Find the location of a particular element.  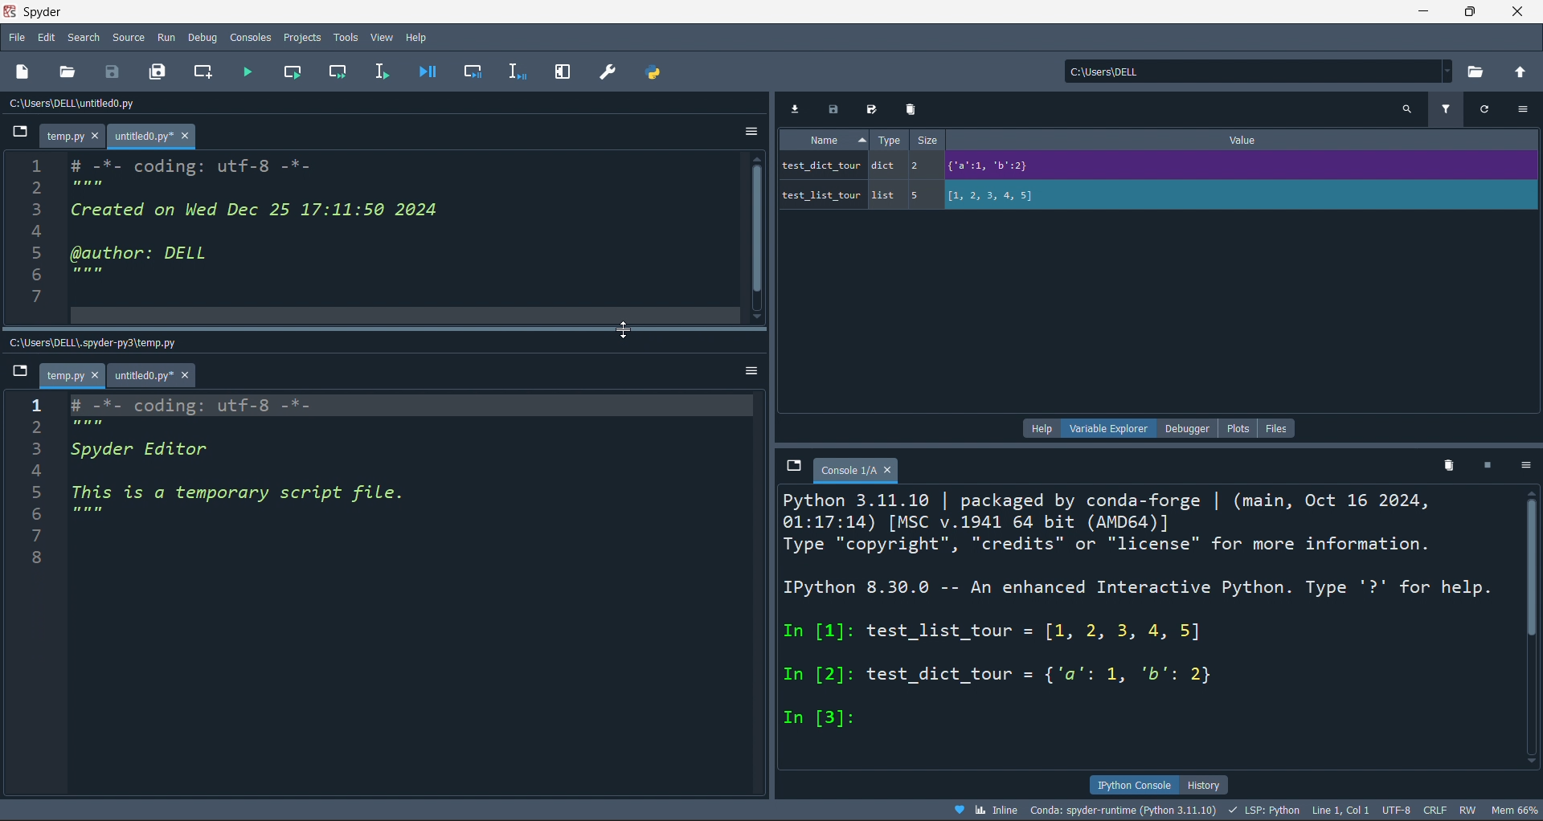

Conda: spyder runtime (Python 3.11.10) is located at coordinates (1131, 810).